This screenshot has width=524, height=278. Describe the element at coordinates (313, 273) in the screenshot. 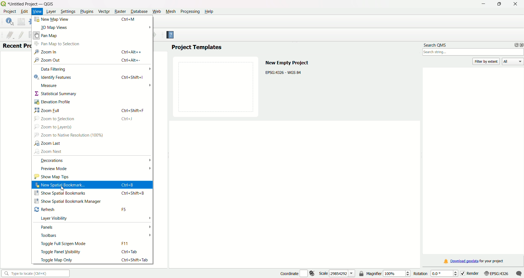

I see `toggle extents` at that location.